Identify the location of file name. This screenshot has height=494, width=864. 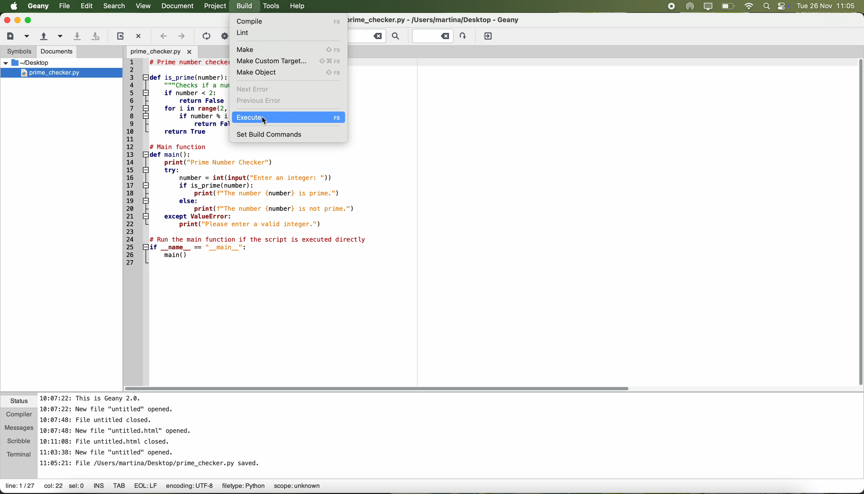
(446, 19).